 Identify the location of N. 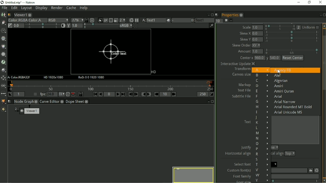
(262, 138).